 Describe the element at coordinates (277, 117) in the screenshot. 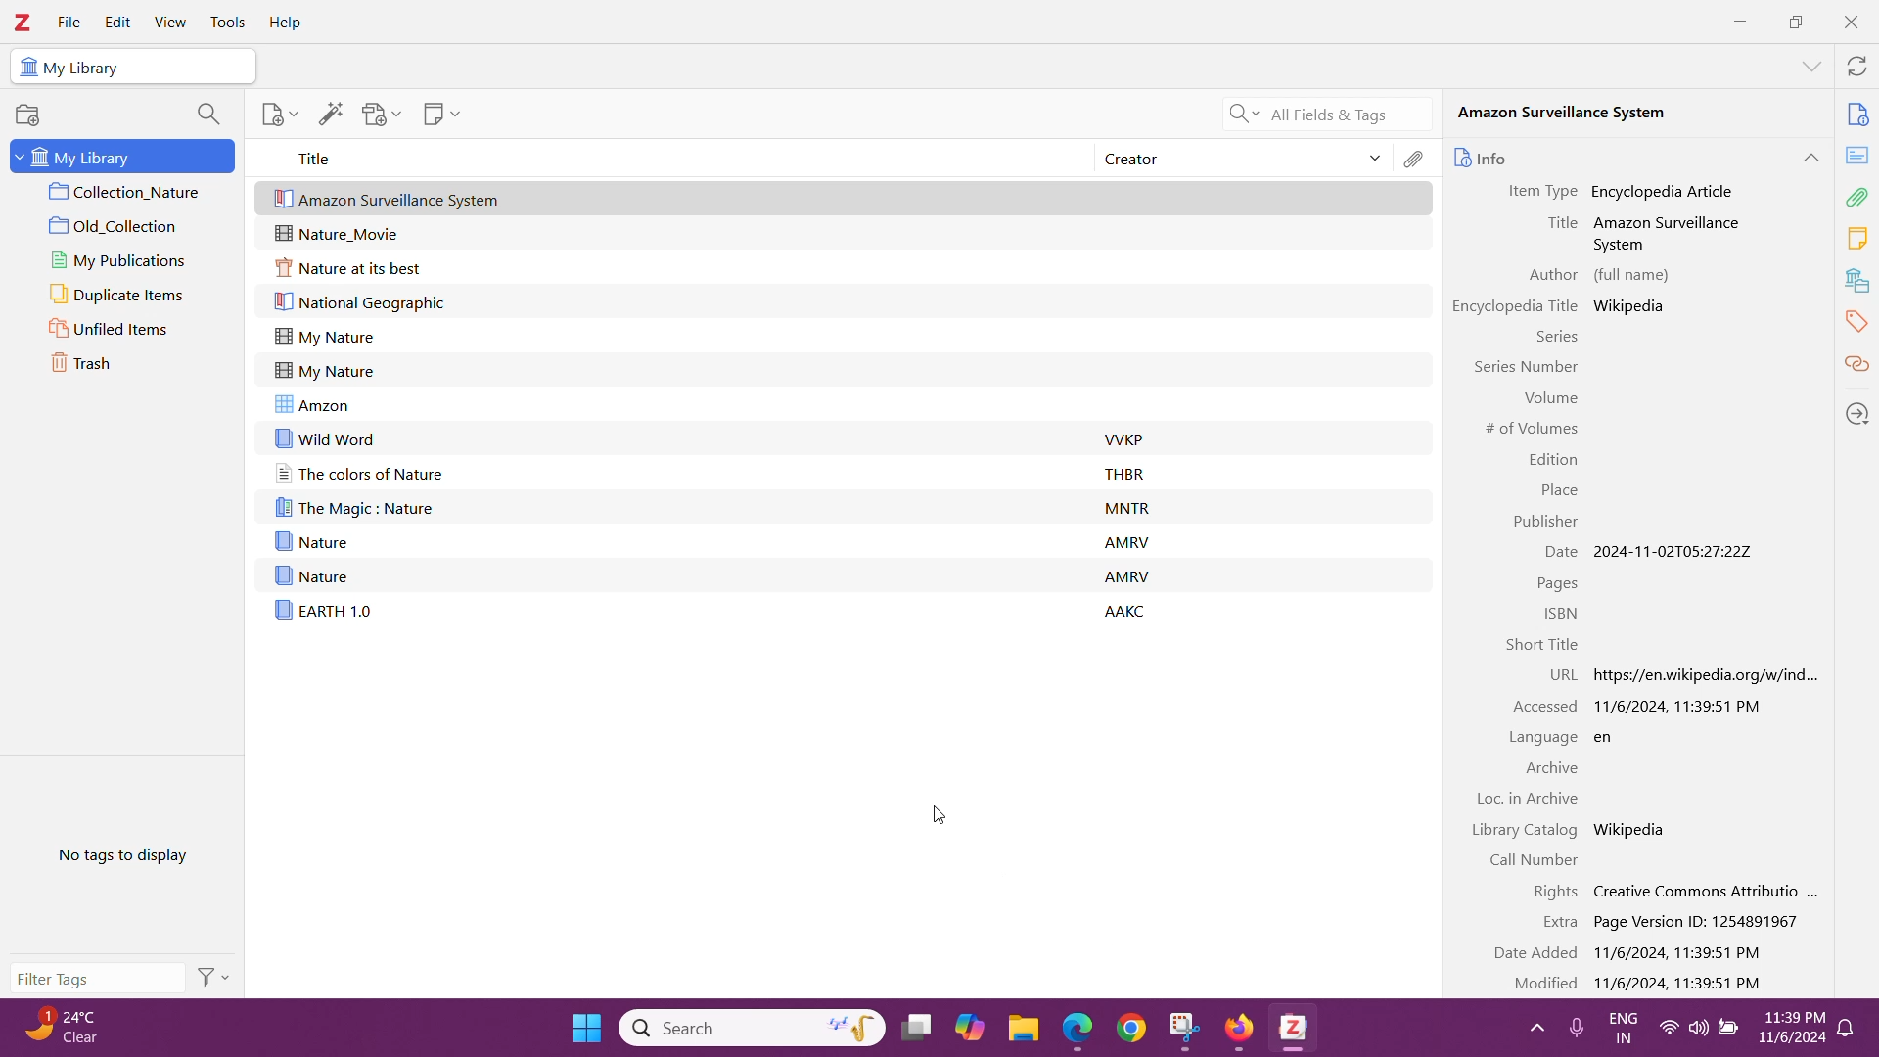

I see `Add Item` at that location.